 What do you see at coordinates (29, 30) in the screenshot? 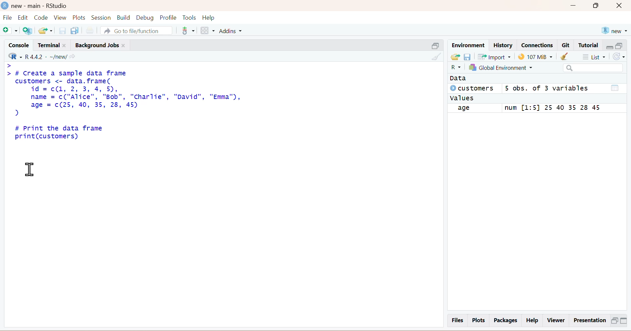
I see `Create a project` at bounding box center [29, 30].